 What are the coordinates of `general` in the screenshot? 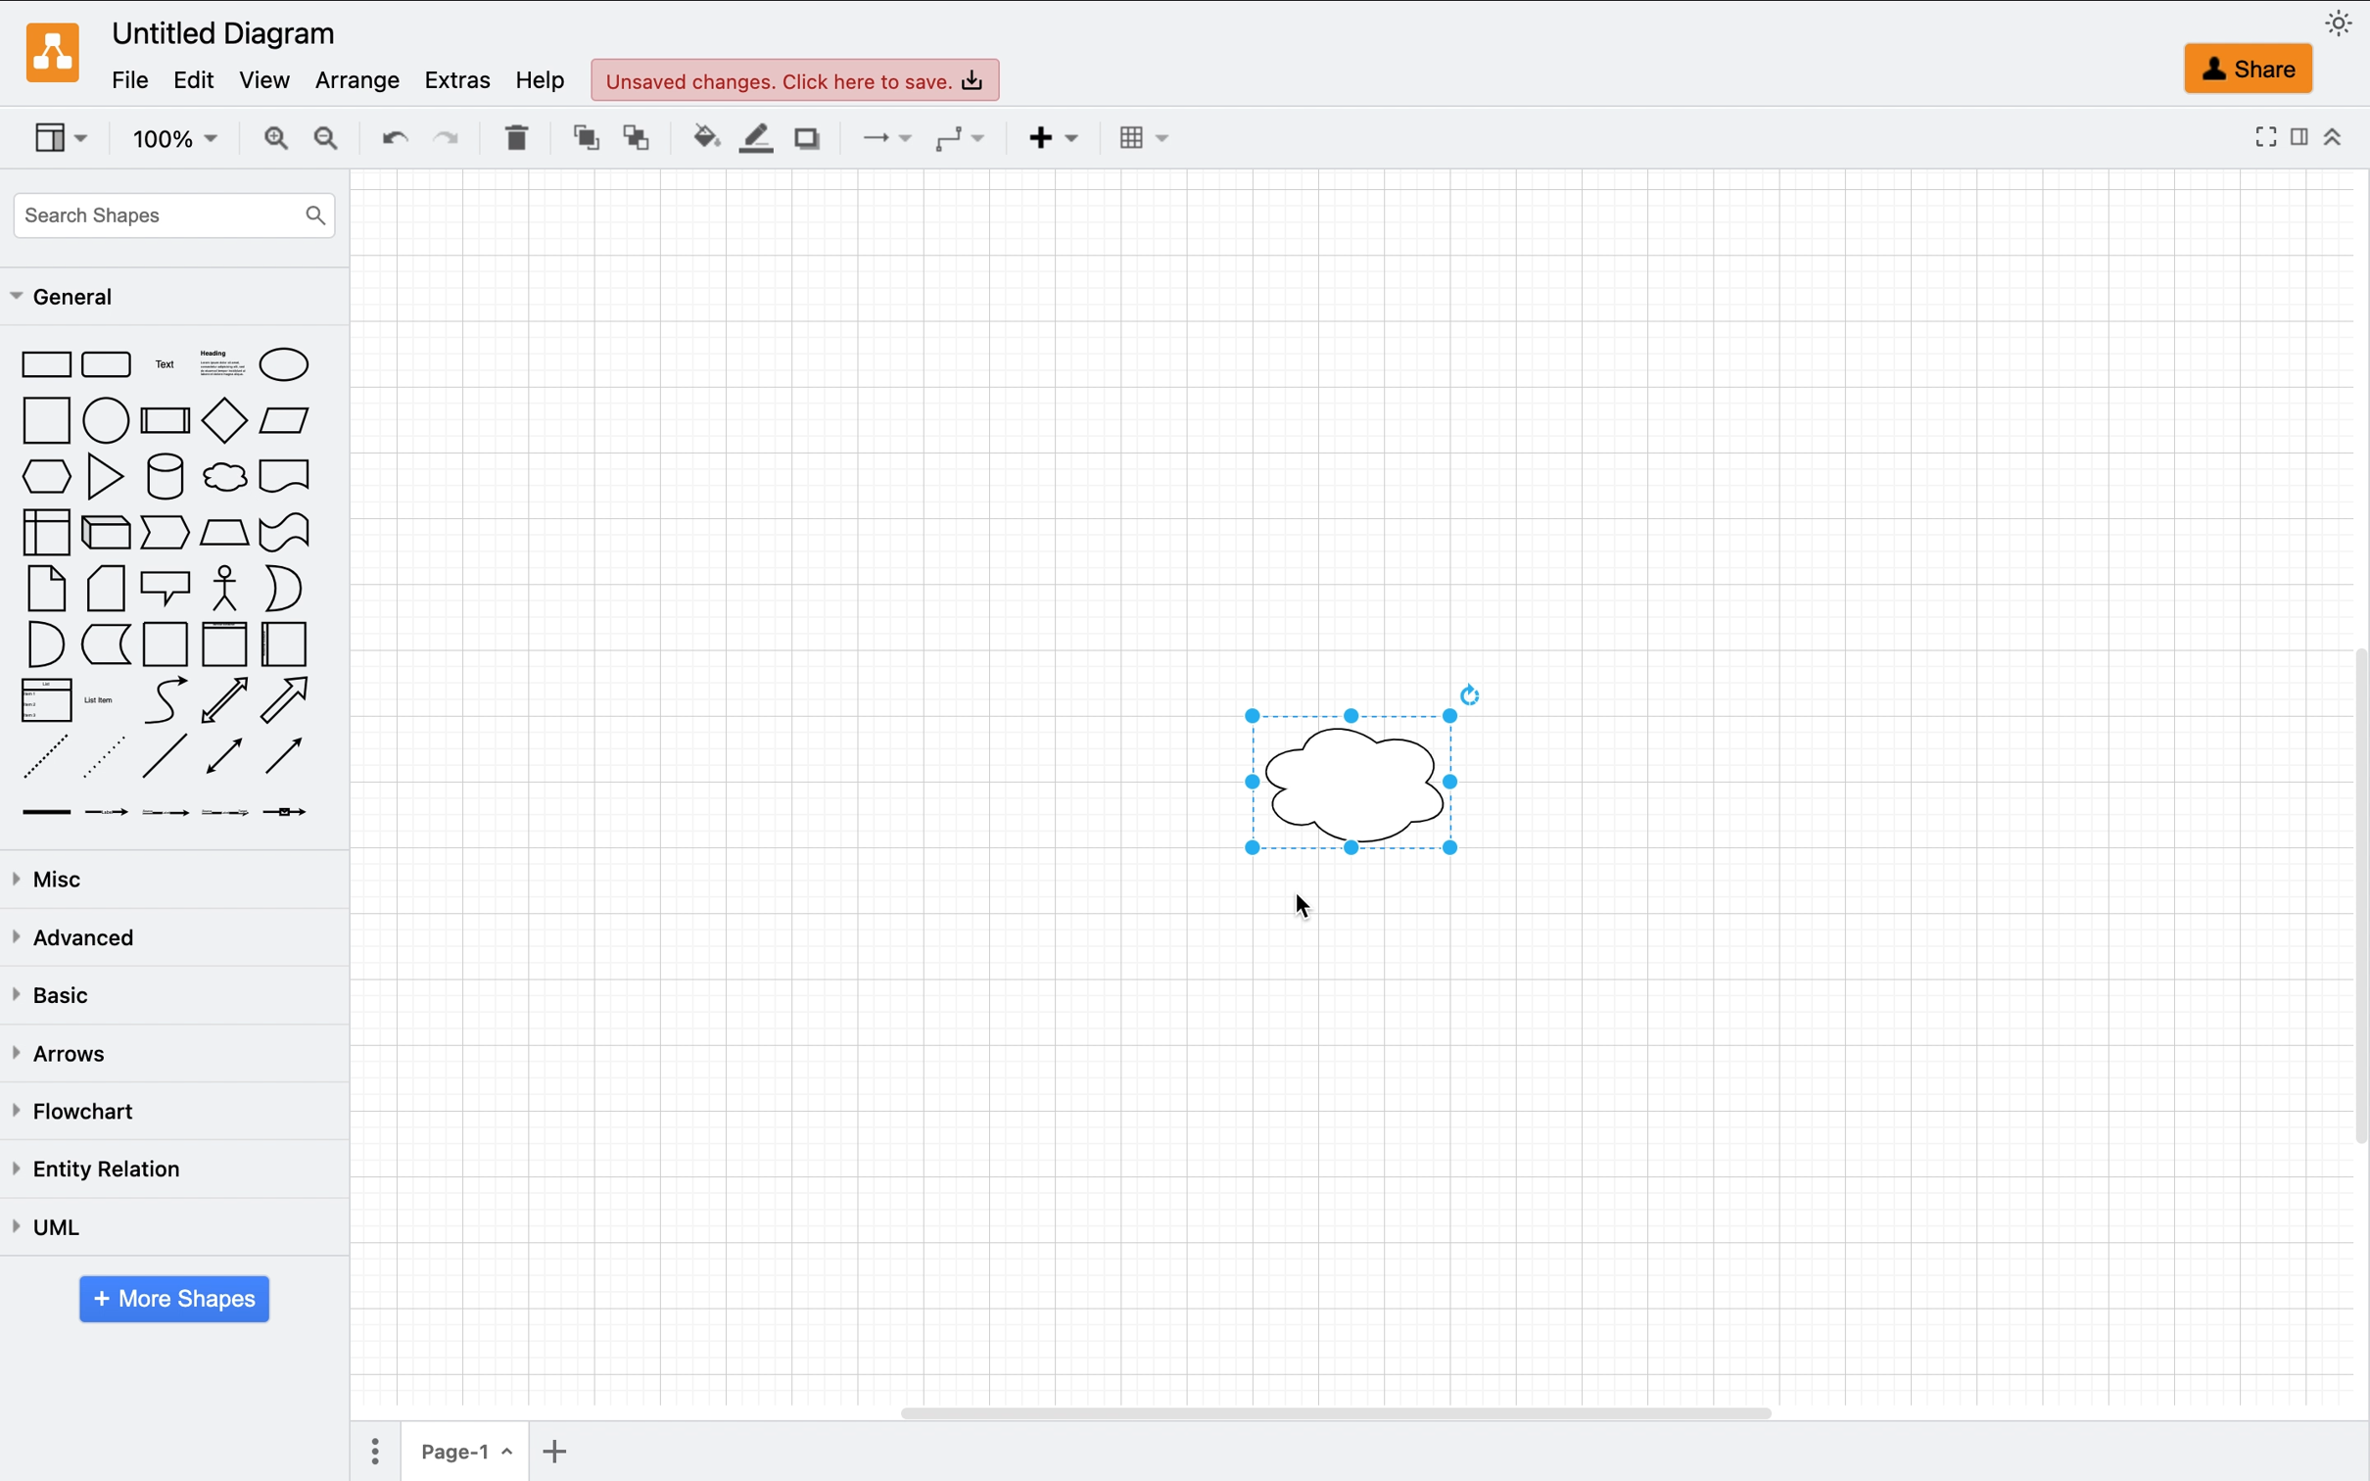 It's located at (63, 299).